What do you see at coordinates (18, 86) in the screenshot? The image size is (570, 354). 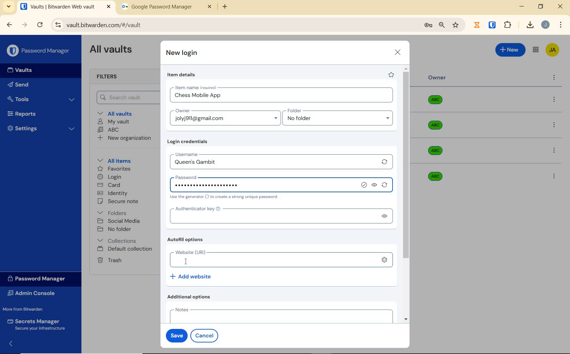 I see `Send` at bounding box center [18, 86].